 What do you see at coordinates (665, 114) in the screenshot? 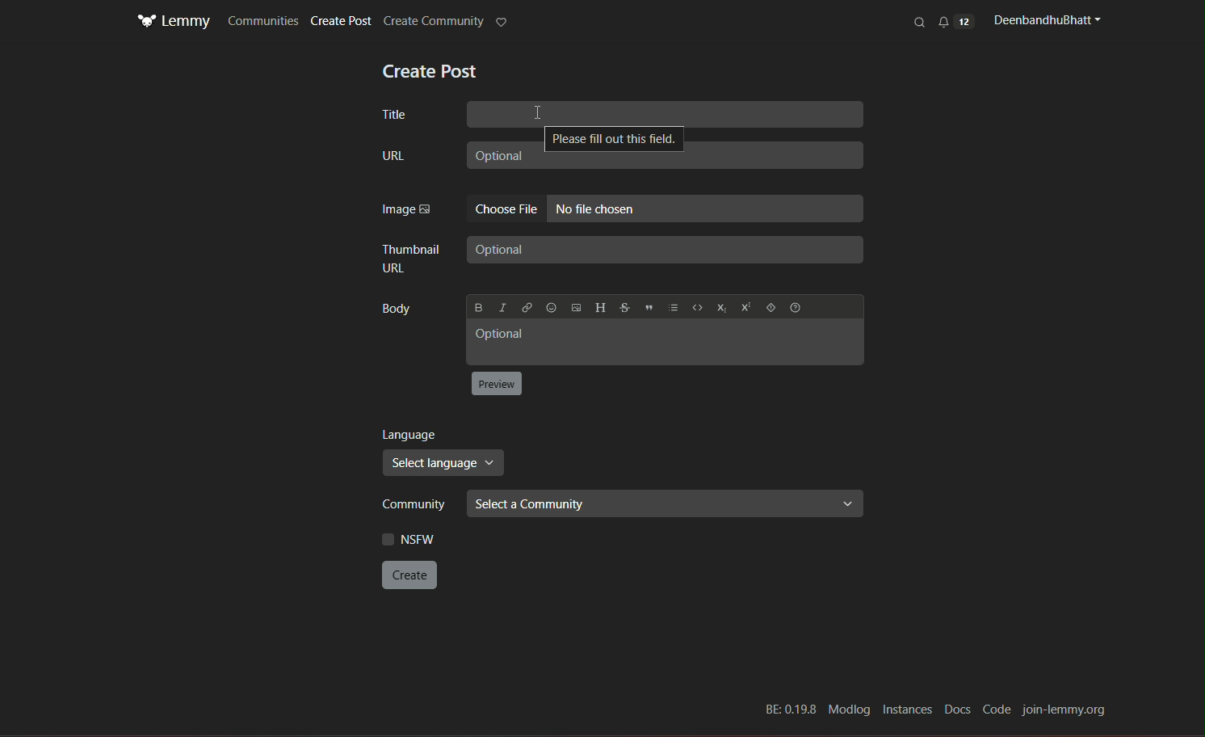
I see `title` at bounding box center [665, 114].